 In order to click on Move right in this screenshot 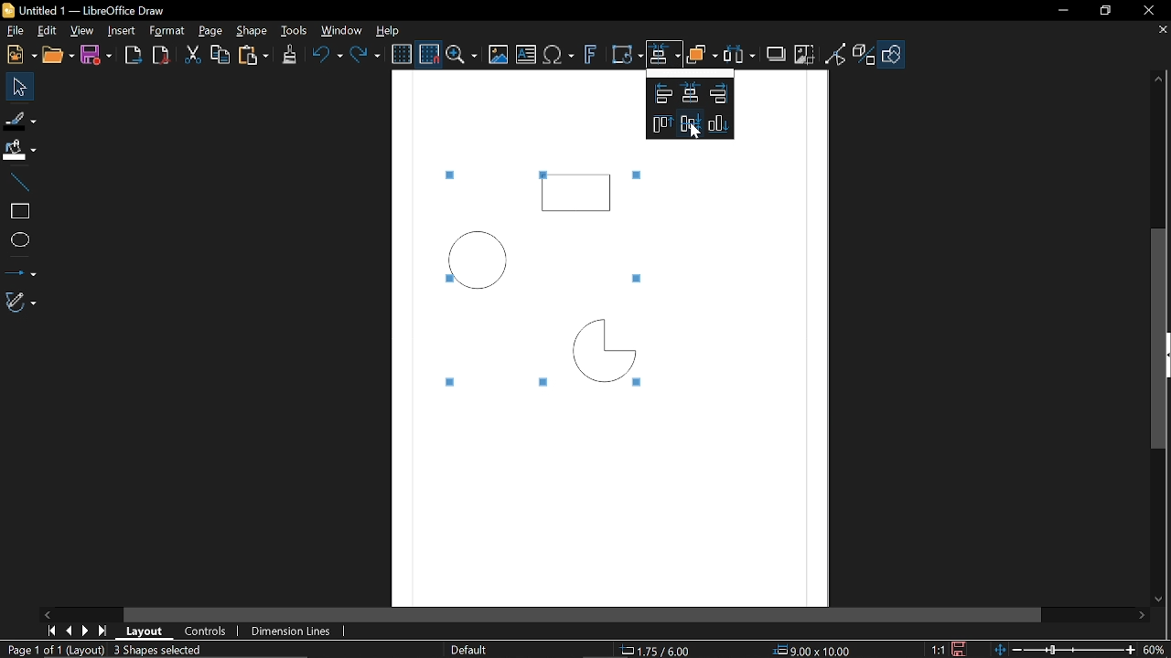, I will do `click(1142, 618)`.